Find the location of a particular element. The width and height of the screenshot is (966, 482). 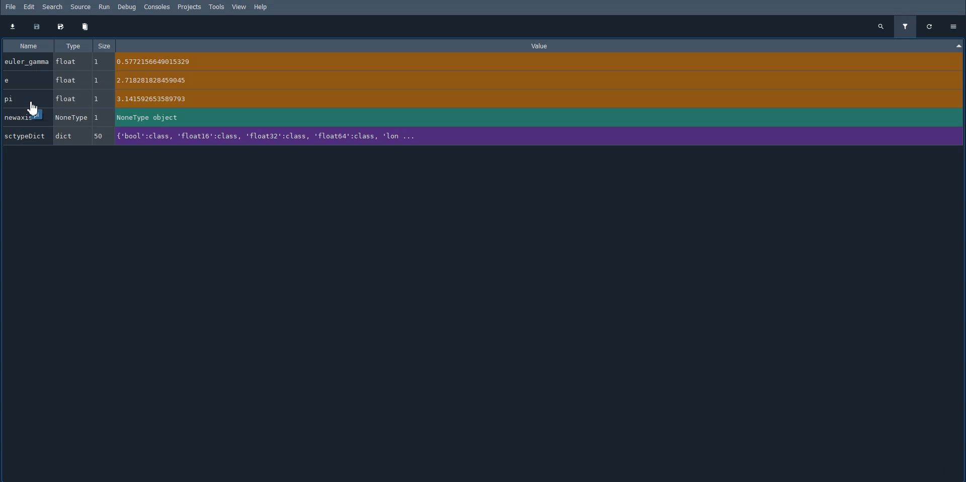

Edit is located at coordinates (31, 7).